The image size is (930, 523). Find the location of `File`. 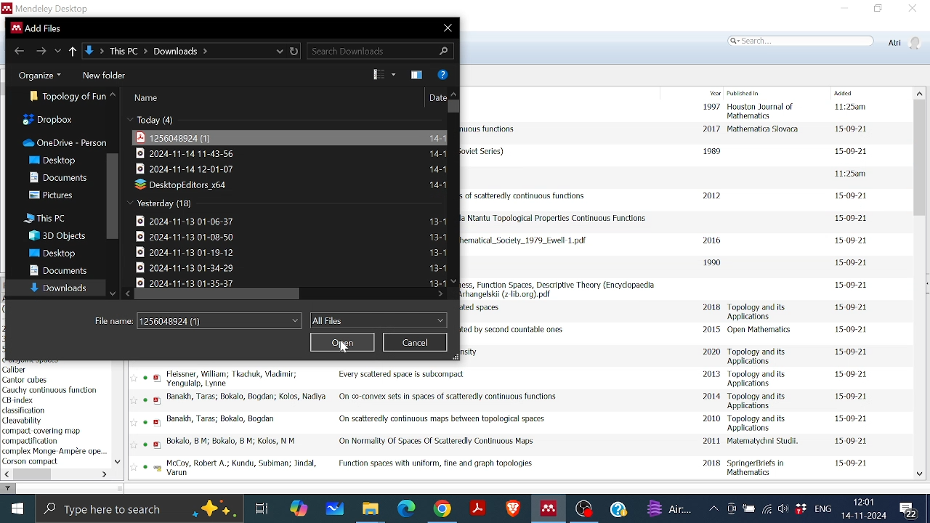

File is located at coordinates (187, 170).